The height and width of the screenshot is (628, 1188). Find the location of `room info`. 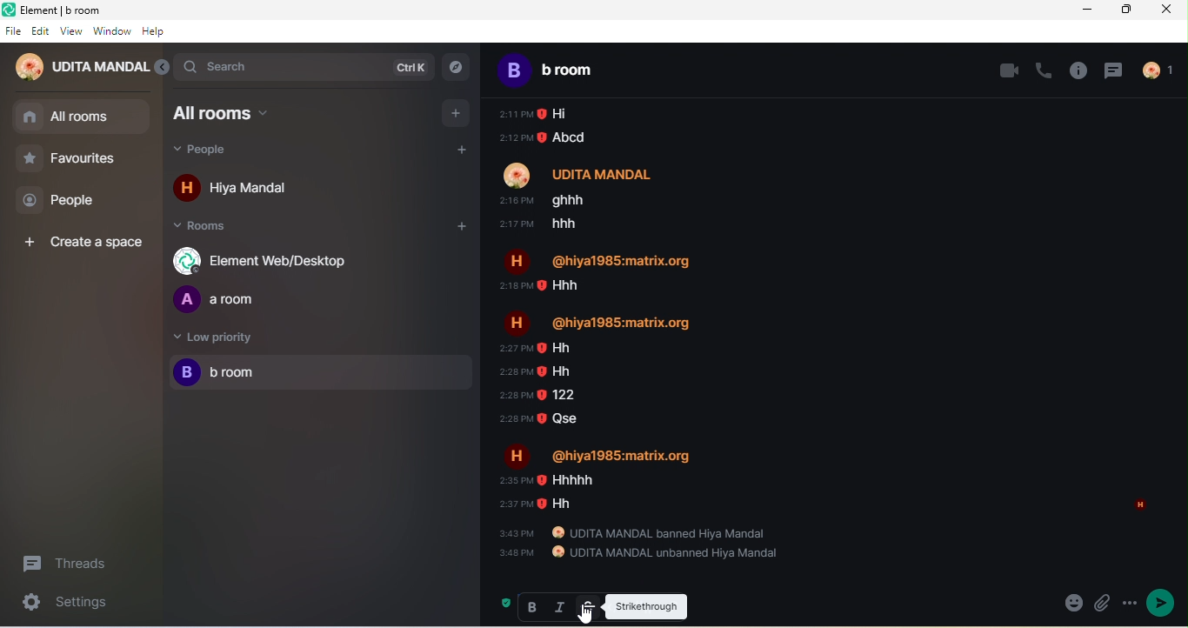

room info is located at coordinates (1079, 70).